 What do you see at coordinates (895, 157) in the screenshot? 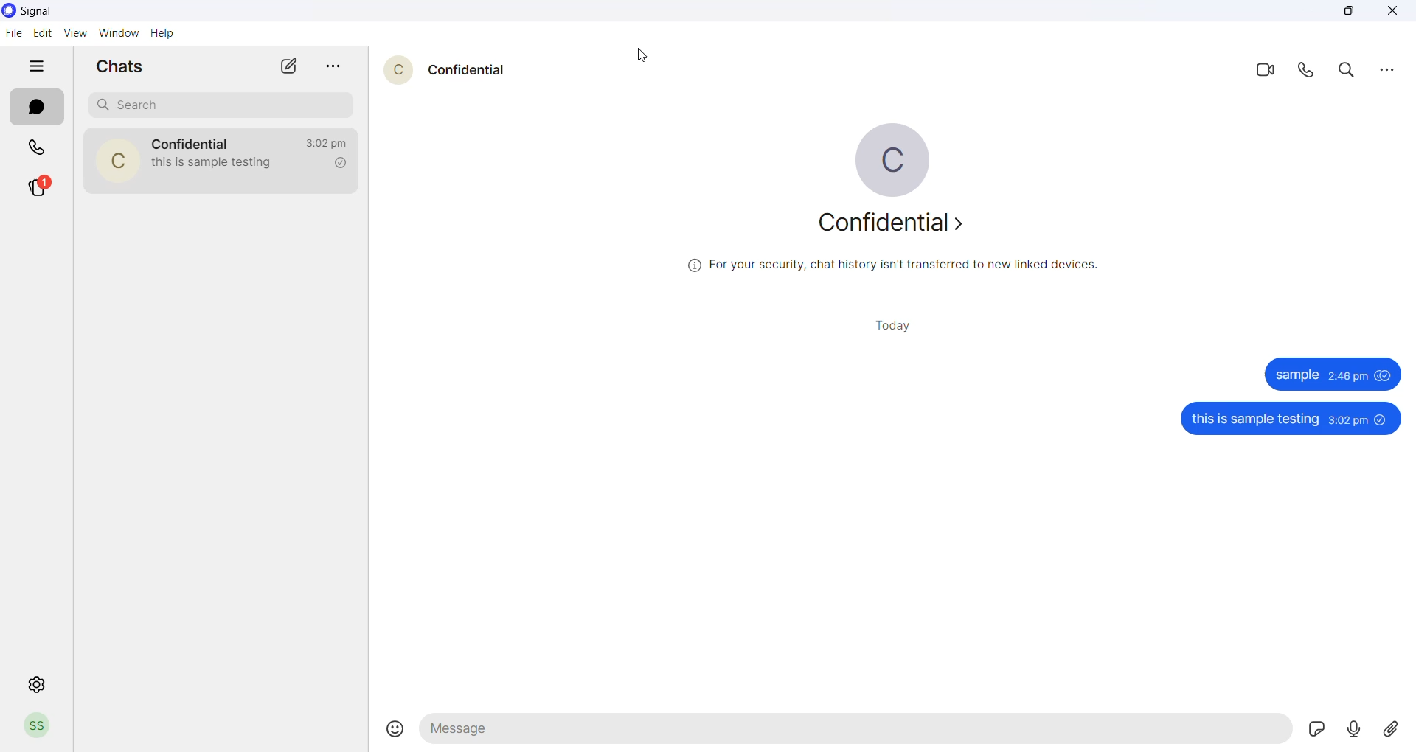
I see `profile picture` at bounding box center [895, 157].